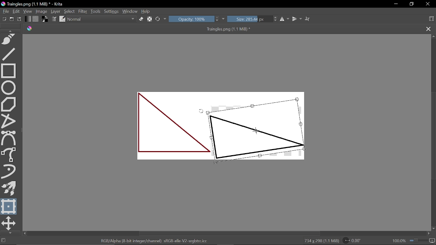 Image resolution: width=436 pixels, height=245 pixels. What do you see at coordinates (25, 233) in the screenshot?
I see `Move left` at bounding box center [25, 233].